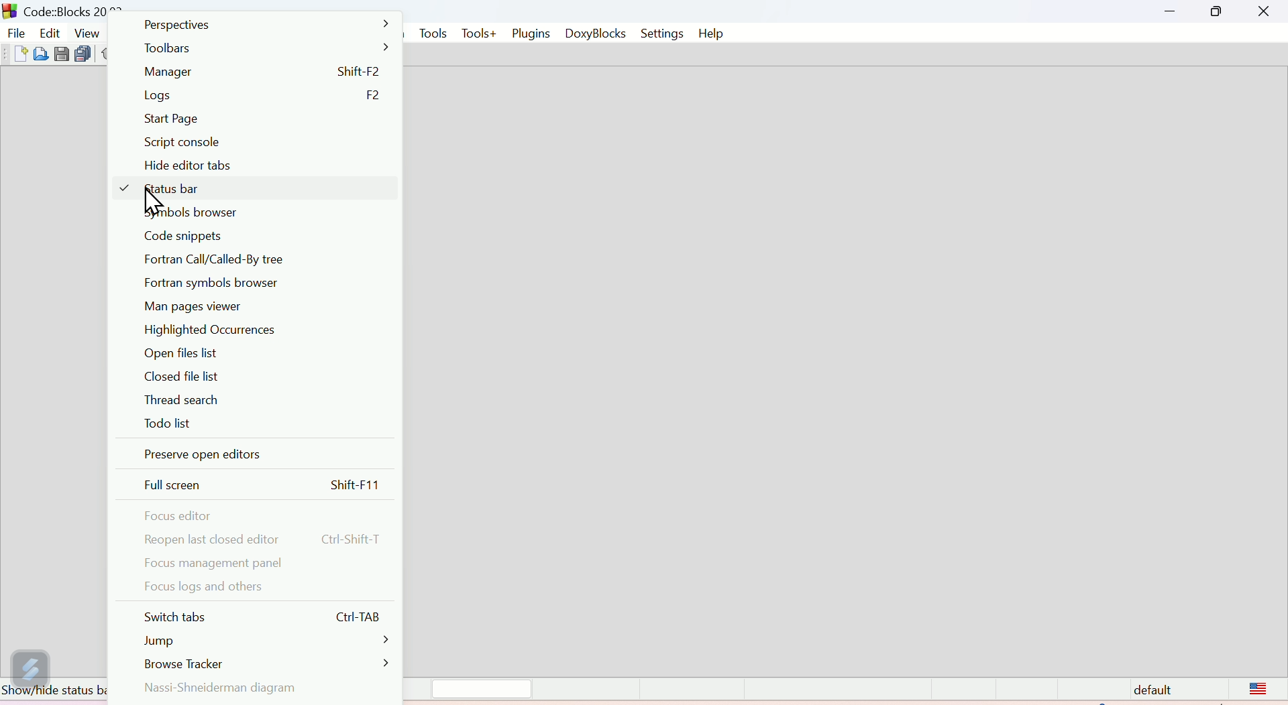 This screenshot has height=705, width=1288. I want to click on Full screen, so click(268, 481).